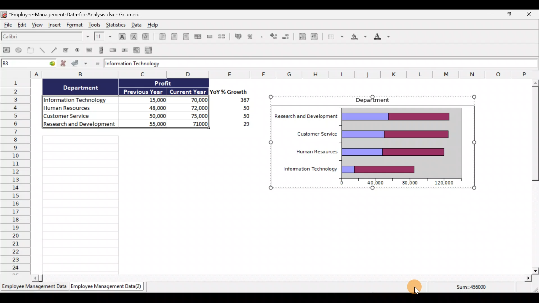  Describe the element at coordinates (23, 26) in the screenshot. I see `Edit` at that location.